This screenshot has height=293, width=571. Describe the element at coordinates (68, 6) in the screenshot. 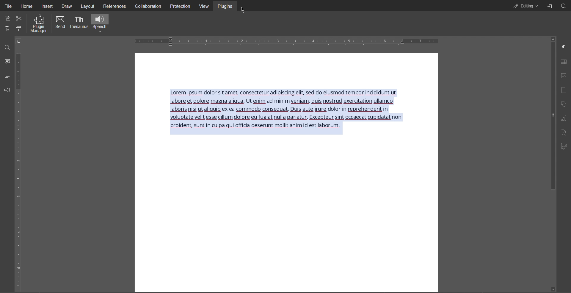

I see `Draw` at that location.